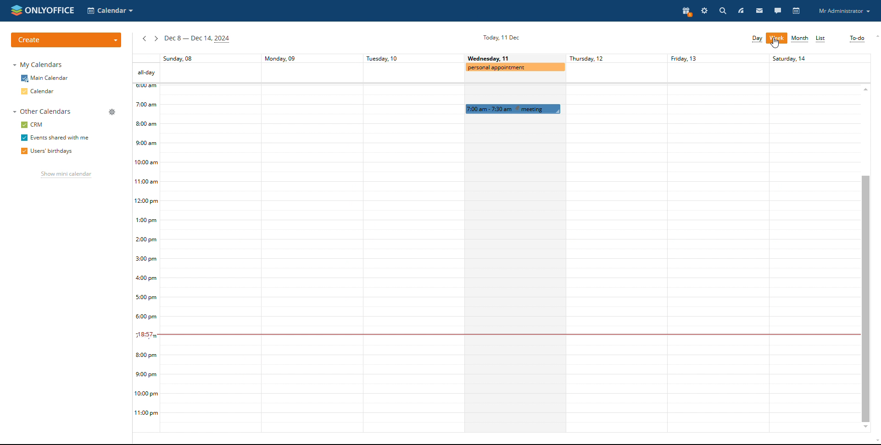  What do you see at coordinates (704, 10) in the screenshot?
I see `settings` at bounding box center [704, 10].